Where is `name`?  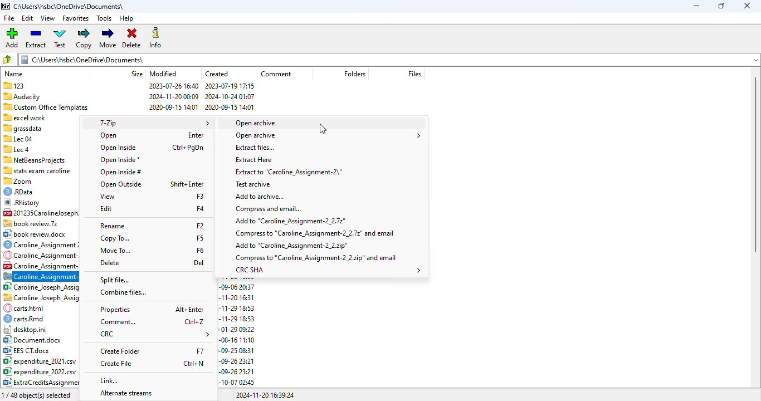
name is located at coordinates (14, 74).